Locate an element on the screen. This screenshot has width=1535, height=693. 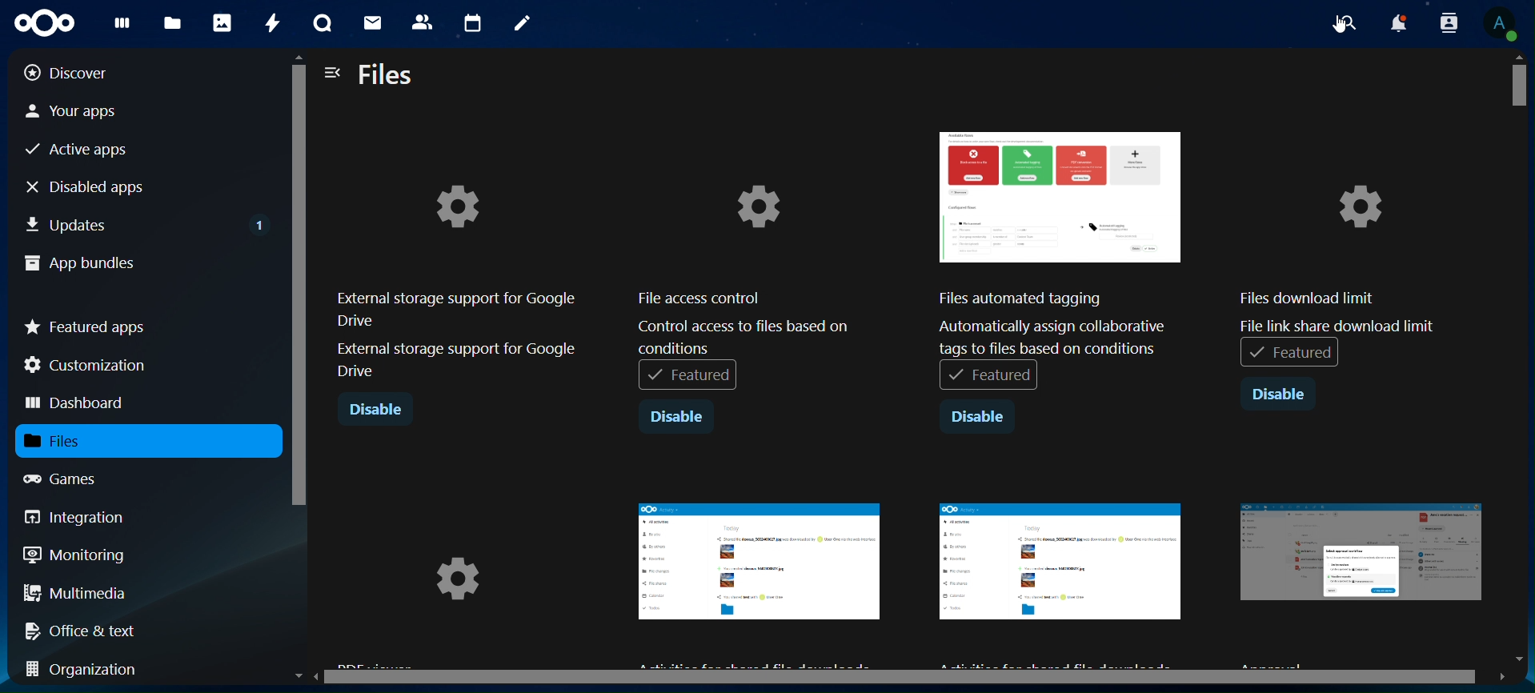
scrollbar is located at coordinates (1524, 356).